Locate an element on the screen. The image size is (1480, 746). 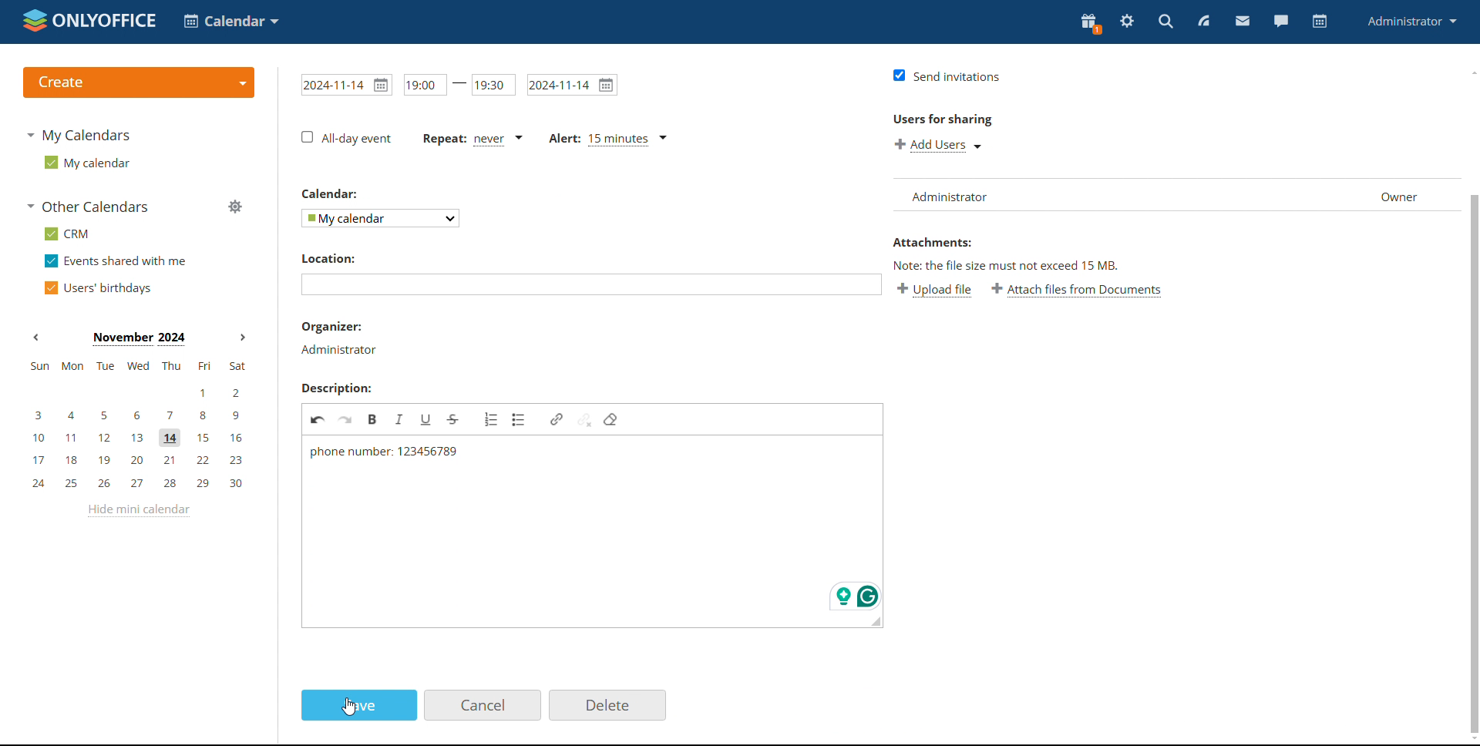
remove filter is located at coordinates (616, 419).